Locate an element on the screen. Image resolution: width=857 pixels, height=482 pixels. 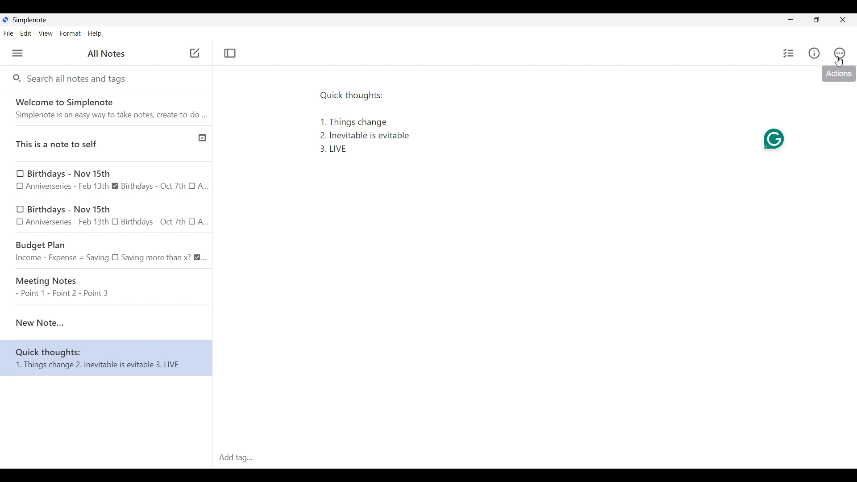
Text pasted is located at coordinates (404, 127).